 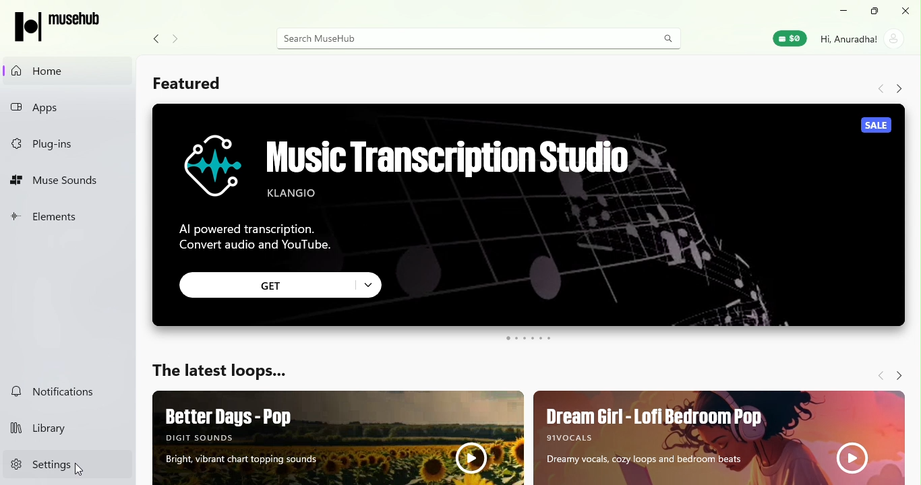 I want to click on Navigate back, so click(x=879, y=375).